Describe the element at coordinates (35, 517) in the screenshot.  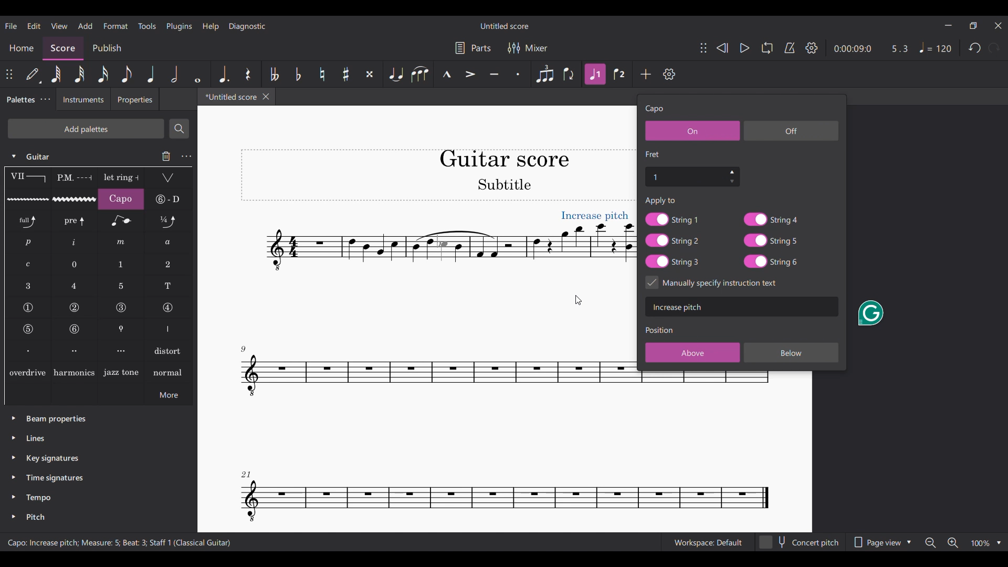
I see `Pitch` at that location.